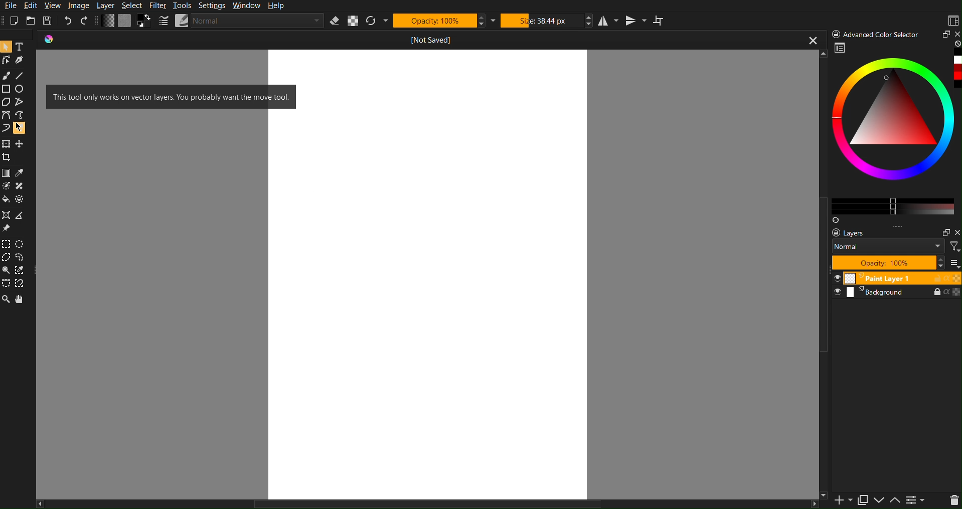  I want to click on Line Options, so click(164, 21).